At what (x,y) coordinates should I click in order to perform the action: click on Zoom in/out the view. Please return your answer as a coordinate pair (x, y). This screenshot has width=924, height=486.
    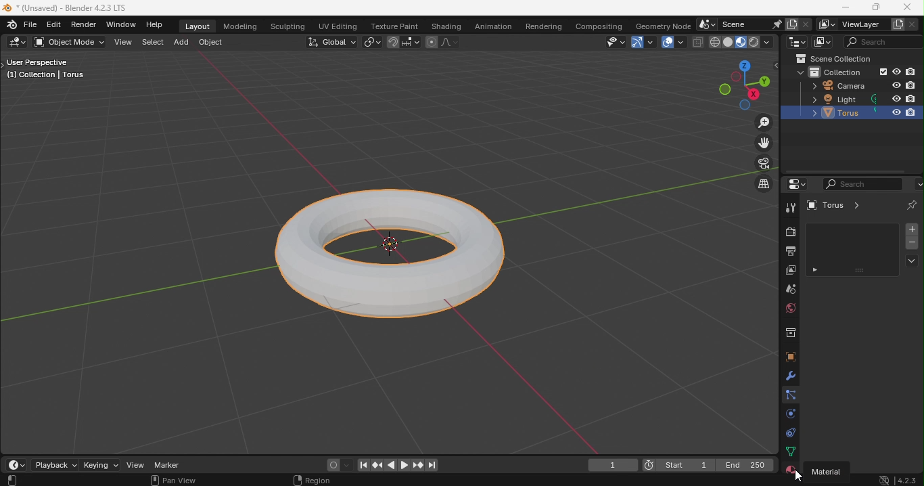
    Looking at the image, I should click on (765, 121).